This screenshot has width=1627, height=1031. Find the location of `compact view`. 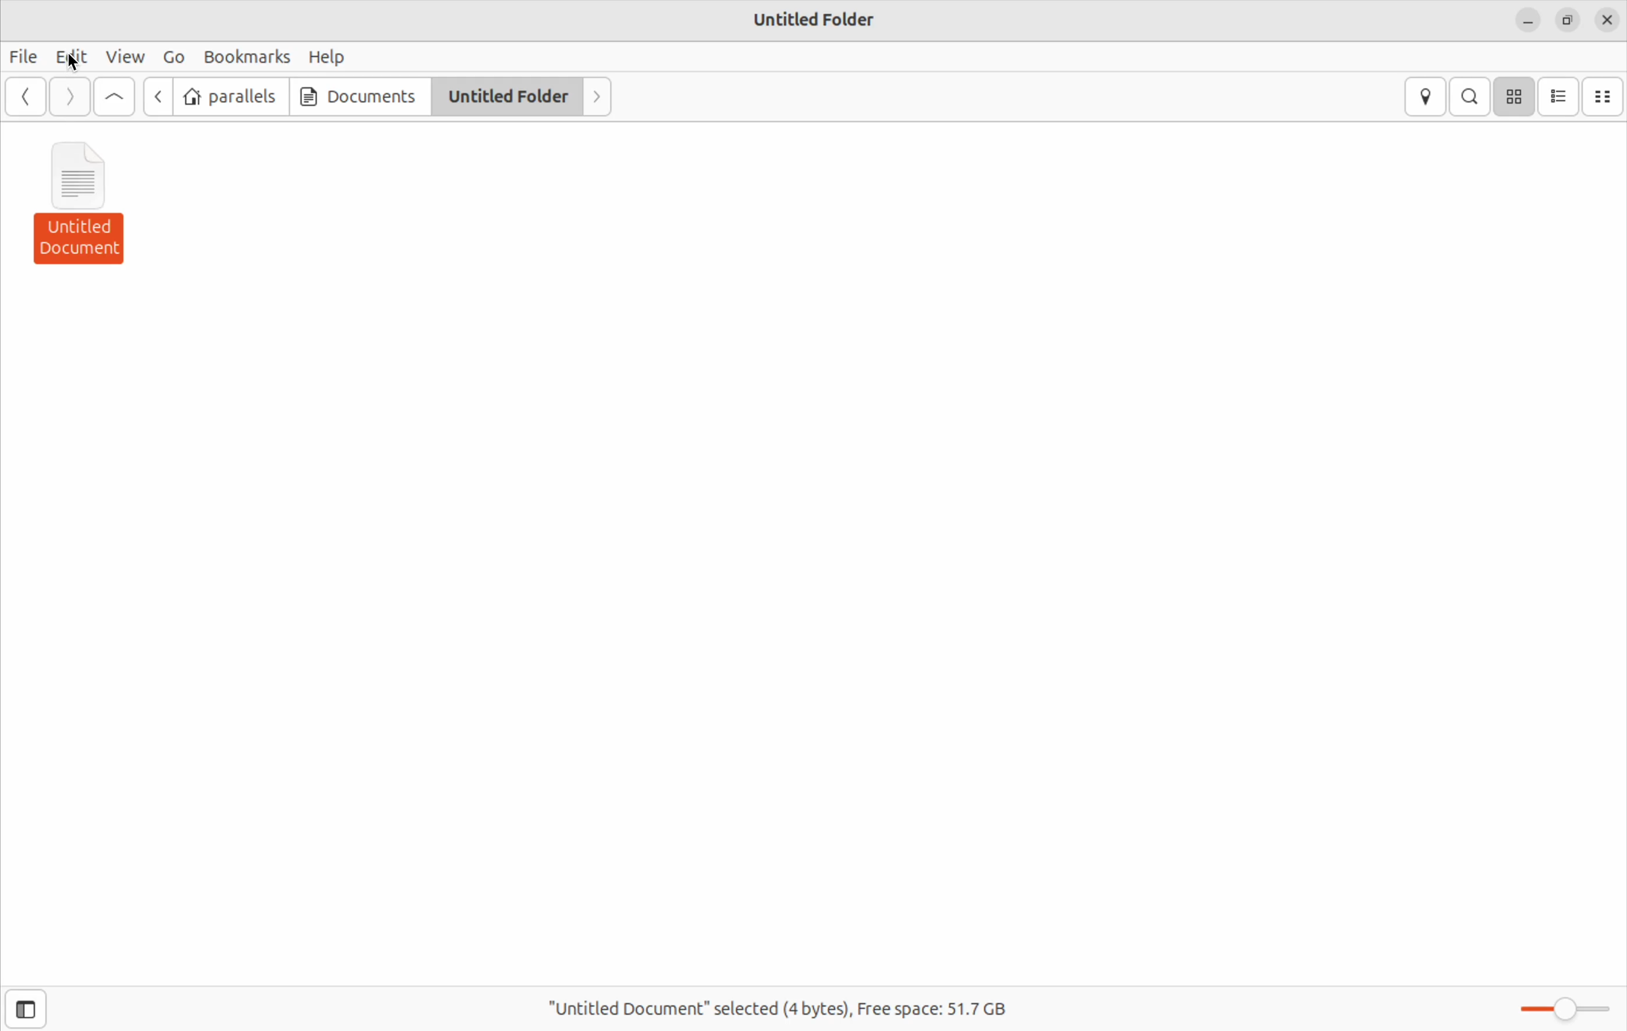

compact view is located at coordinates (1605, 98).